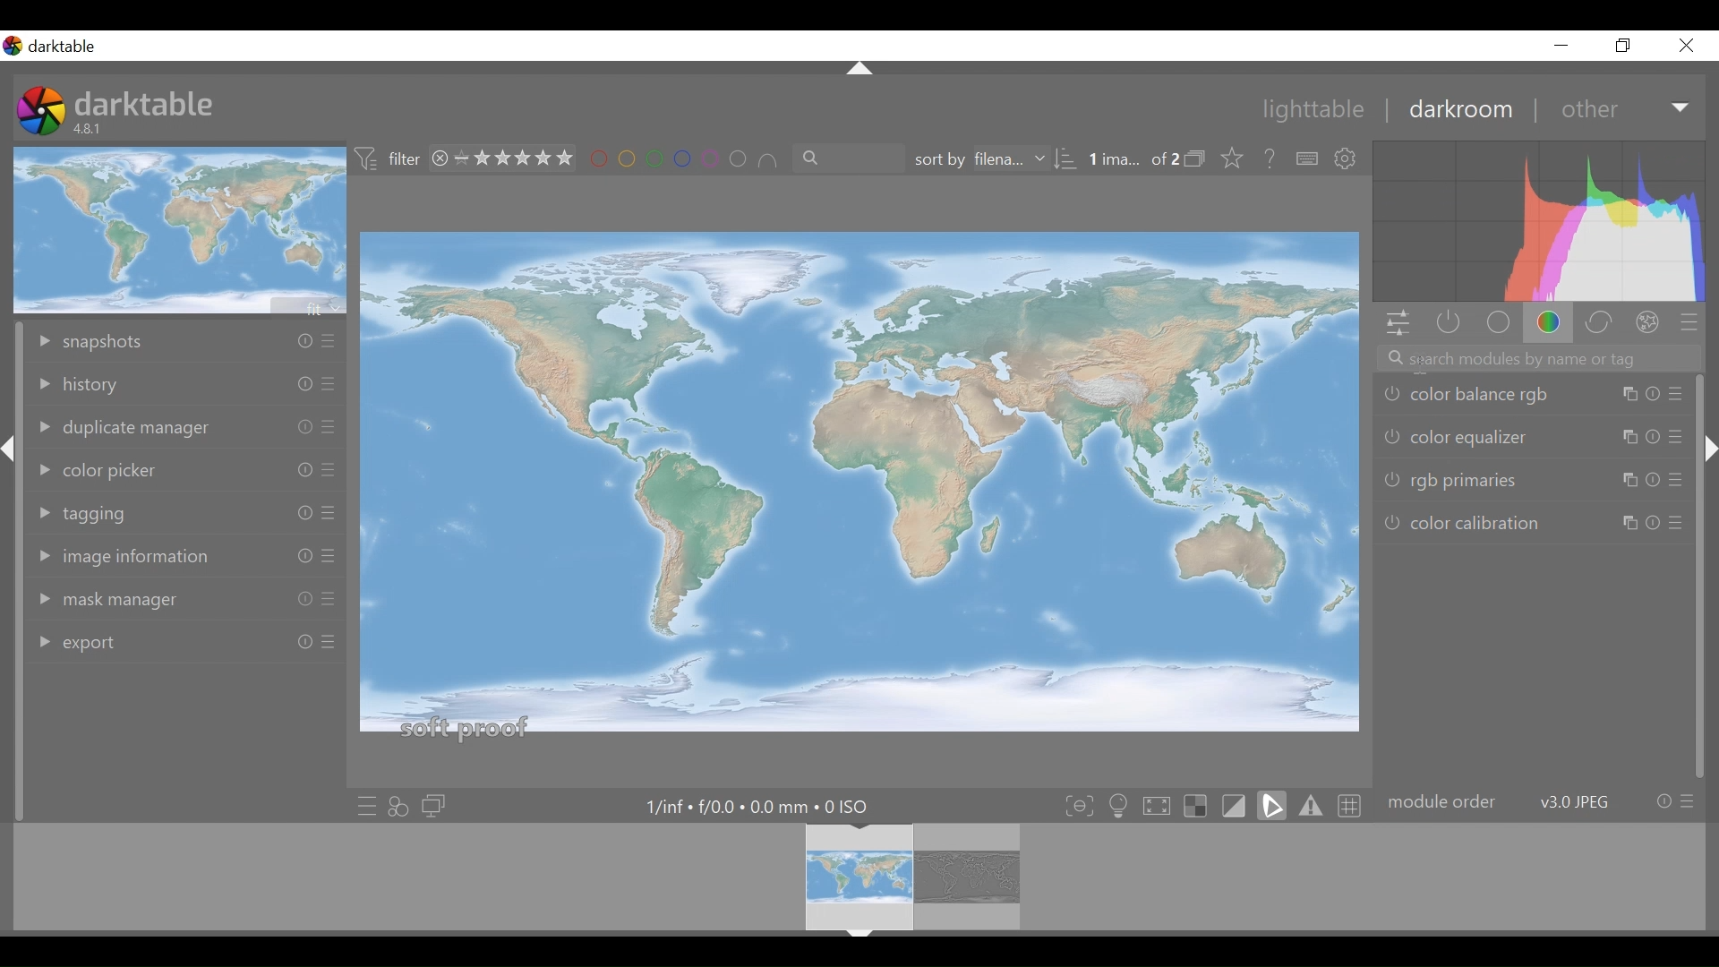  What do you see at coordinates (755, 806) in the screenshot?
I see `Maximum Exposure` at bounding box center [755, 806].